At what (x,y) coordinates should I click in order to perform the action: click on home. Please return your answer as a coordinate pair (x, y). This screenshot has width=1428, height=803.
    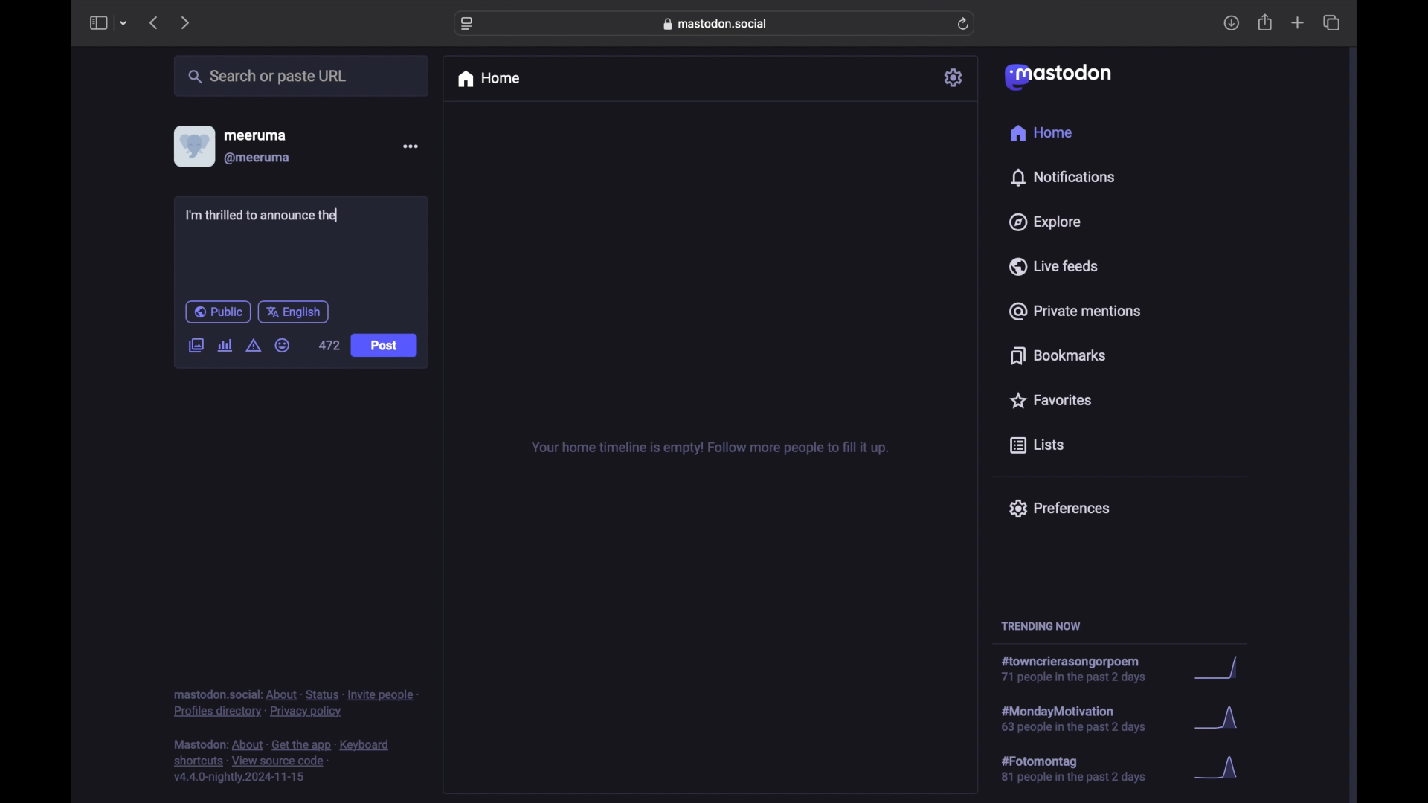
    Looking at the image, I should click on (488, 79).